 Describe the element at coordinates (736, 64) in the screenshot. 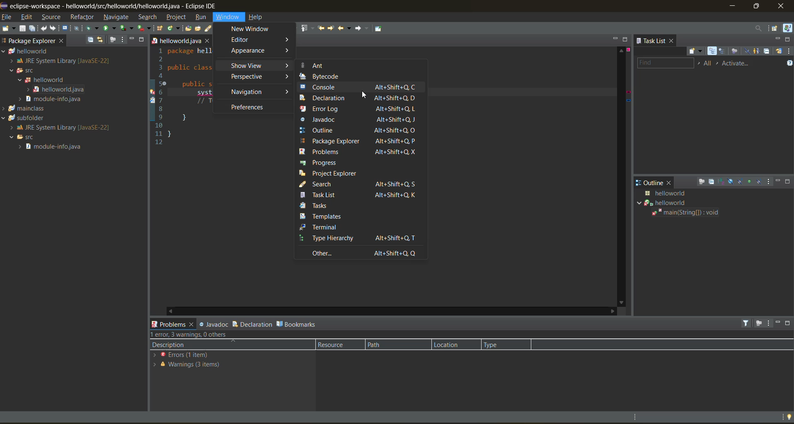

I see `activate` at that location.